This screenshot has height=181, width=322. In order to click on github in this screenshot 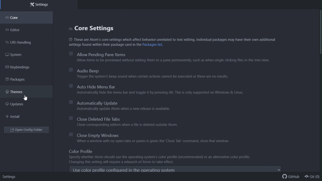, I will do `click(289, 177)`.